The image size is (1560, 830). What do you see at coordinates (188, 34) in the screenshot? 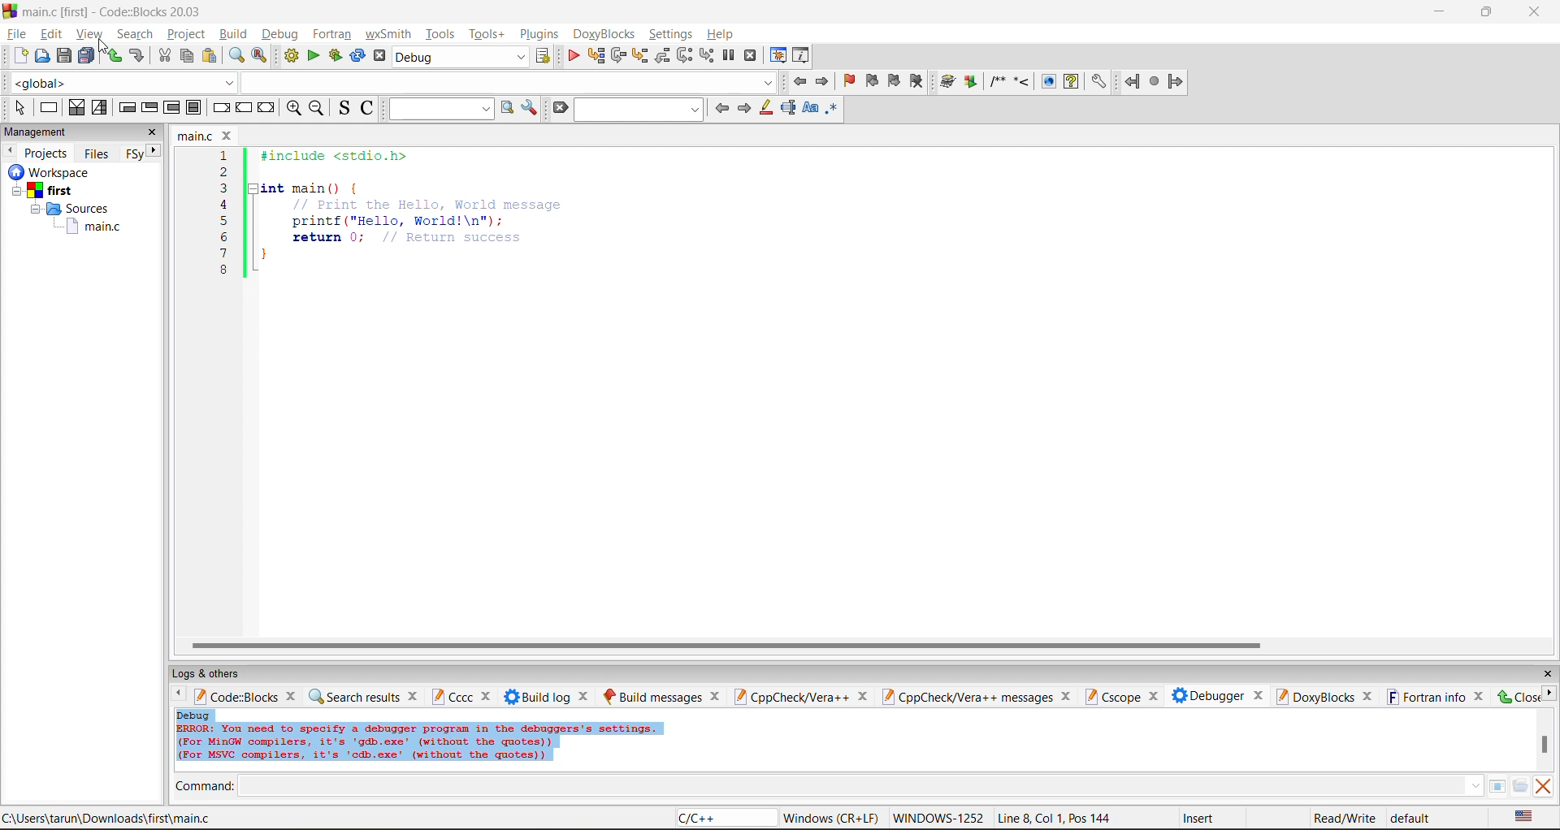
I see `project` at bounding box center [188, 34].